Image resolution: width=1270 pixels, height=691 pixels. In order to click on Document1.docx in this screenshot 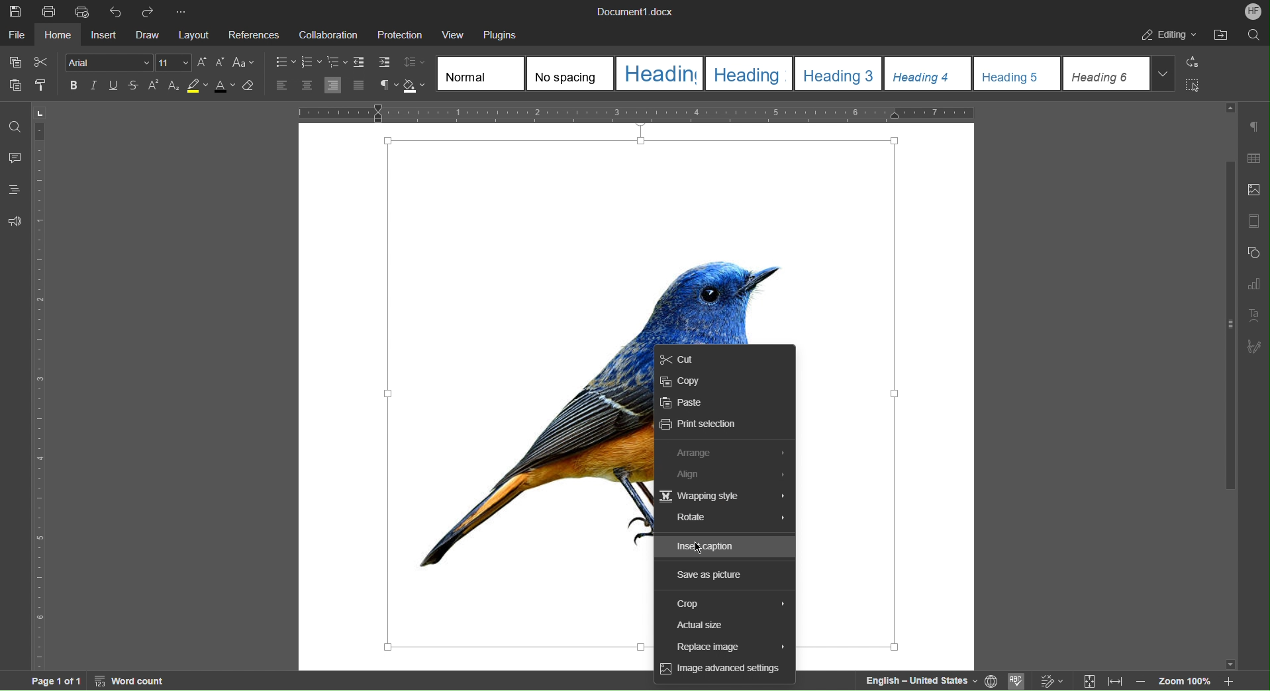, I will do `click(634, 10)`.